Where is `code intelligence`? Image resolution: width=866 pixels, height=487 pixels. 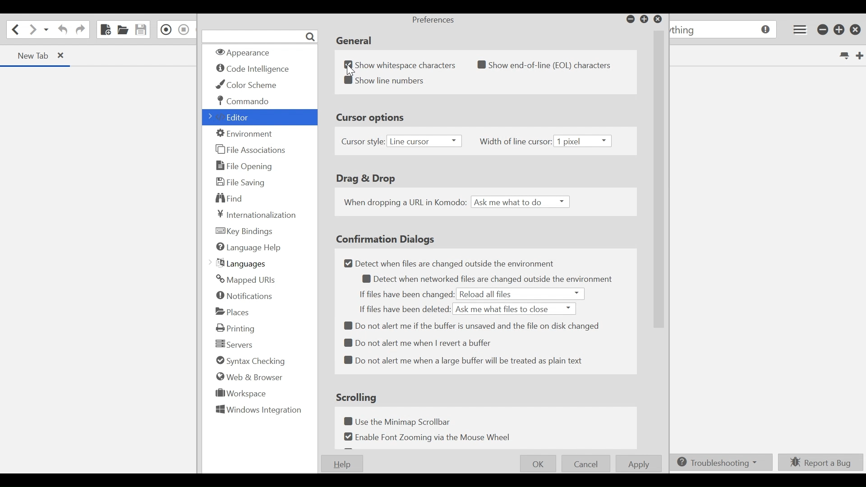
code intelligence is located at coordinates (254, 69).